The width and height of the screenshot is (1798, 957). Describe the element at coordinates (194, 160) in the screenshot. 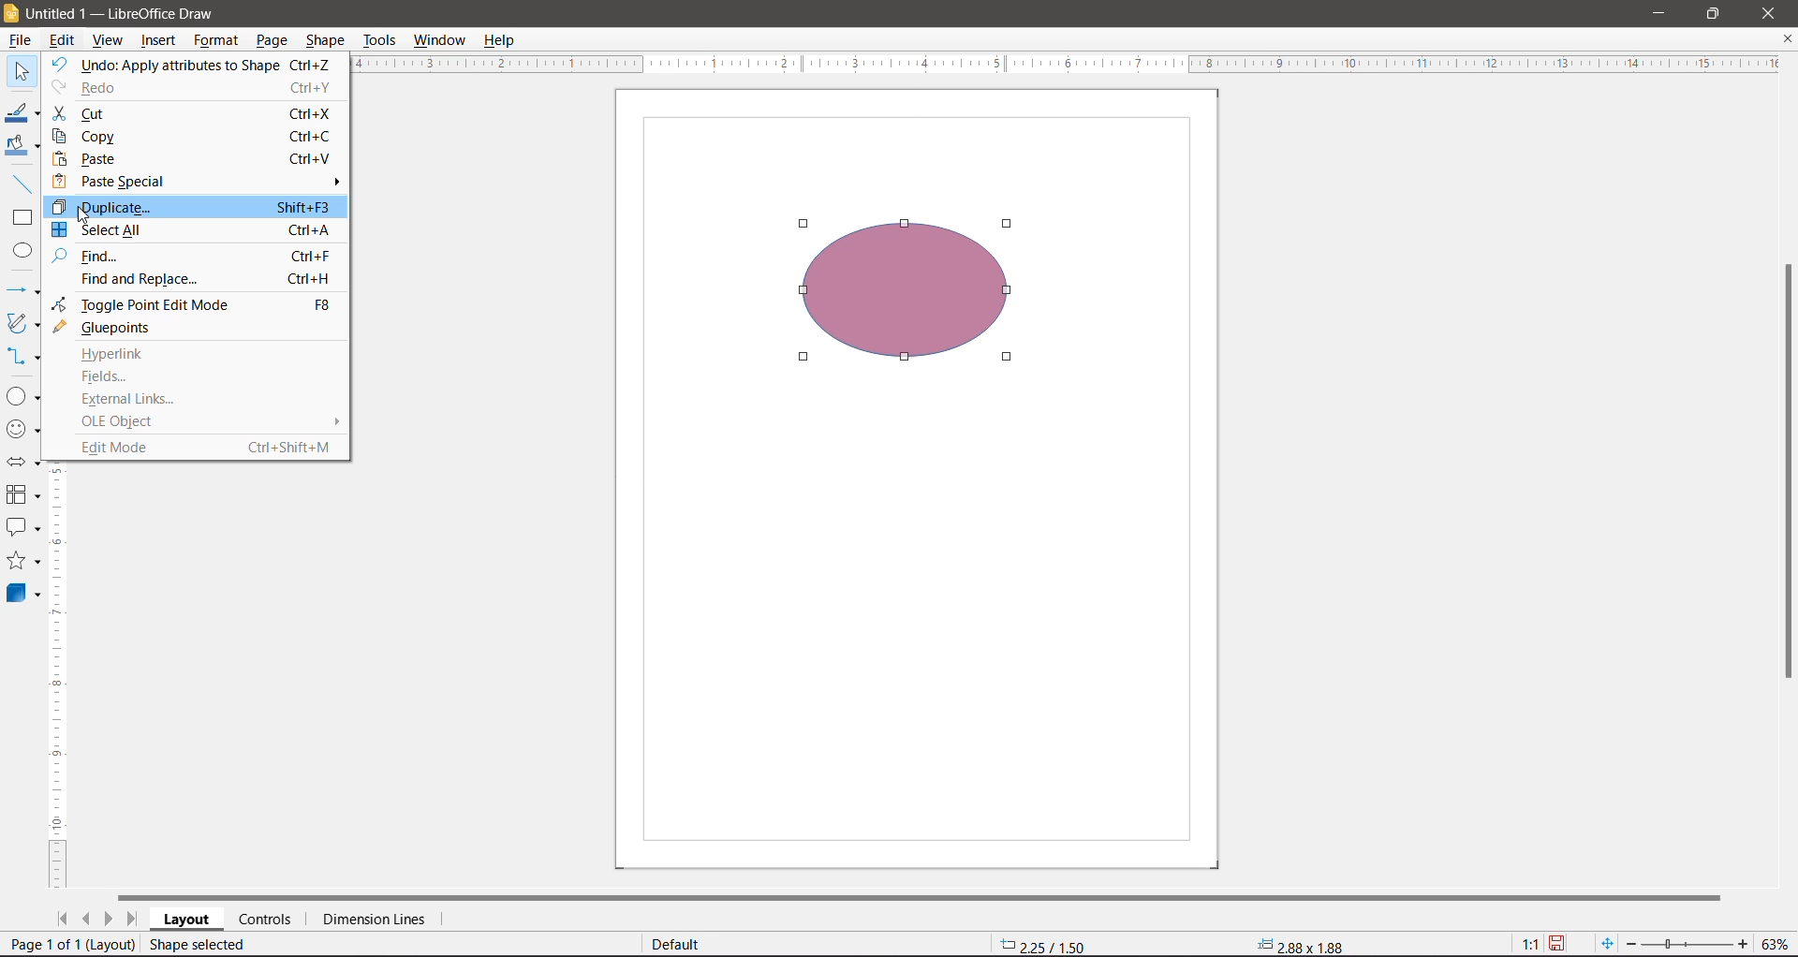

I see `Paste` at that location.